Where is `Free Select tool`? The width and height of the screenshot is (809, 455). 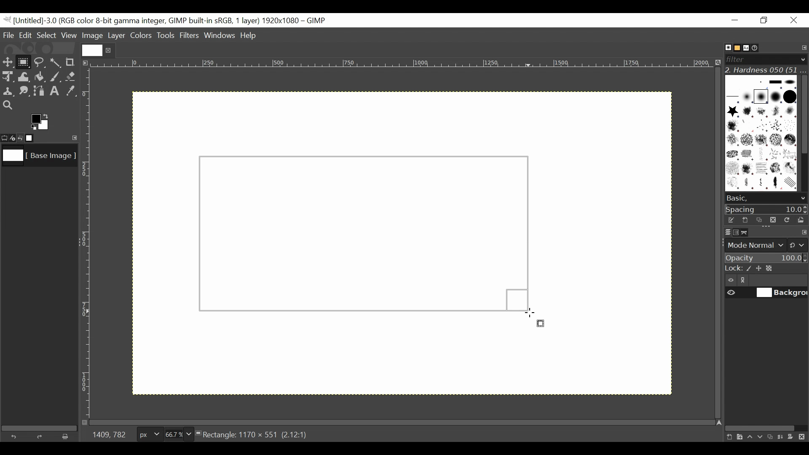 Free Select tool is located at coordinates (39, 61).